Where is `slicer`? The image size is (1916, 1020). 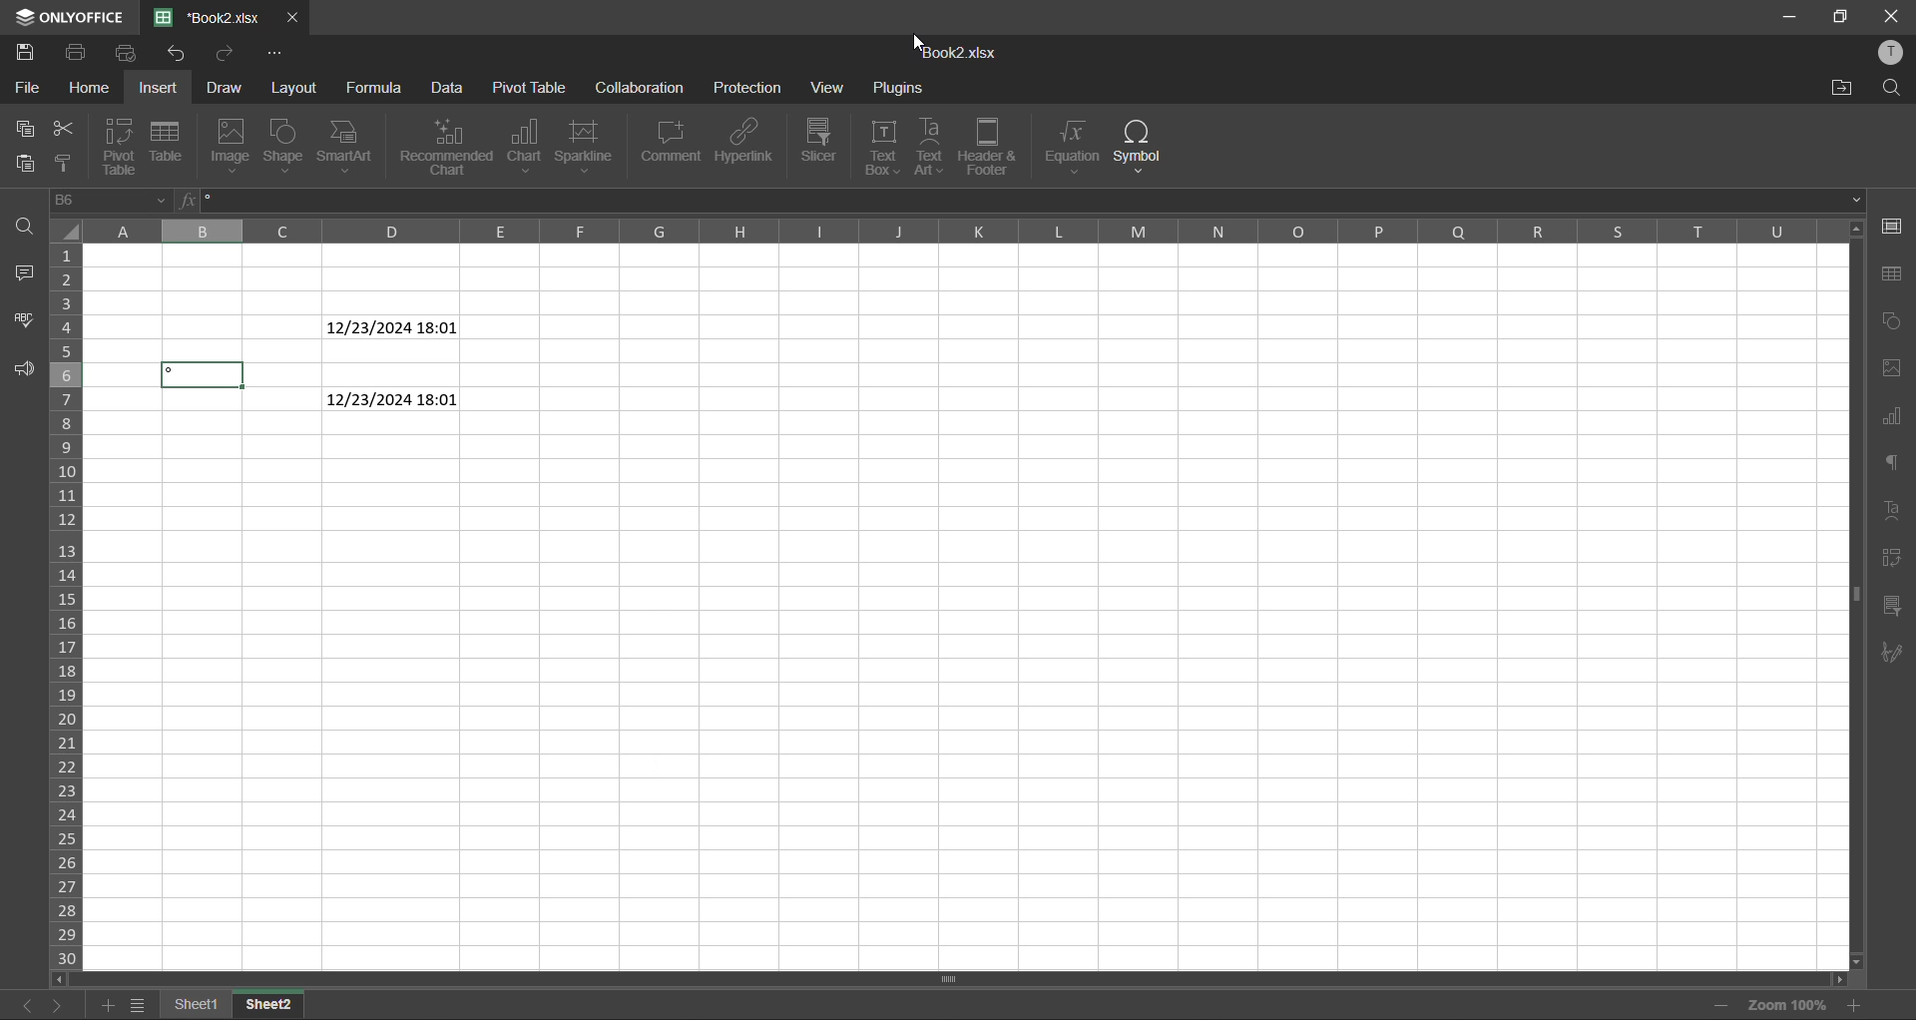
slicer is located at coordinates (1894, 608).